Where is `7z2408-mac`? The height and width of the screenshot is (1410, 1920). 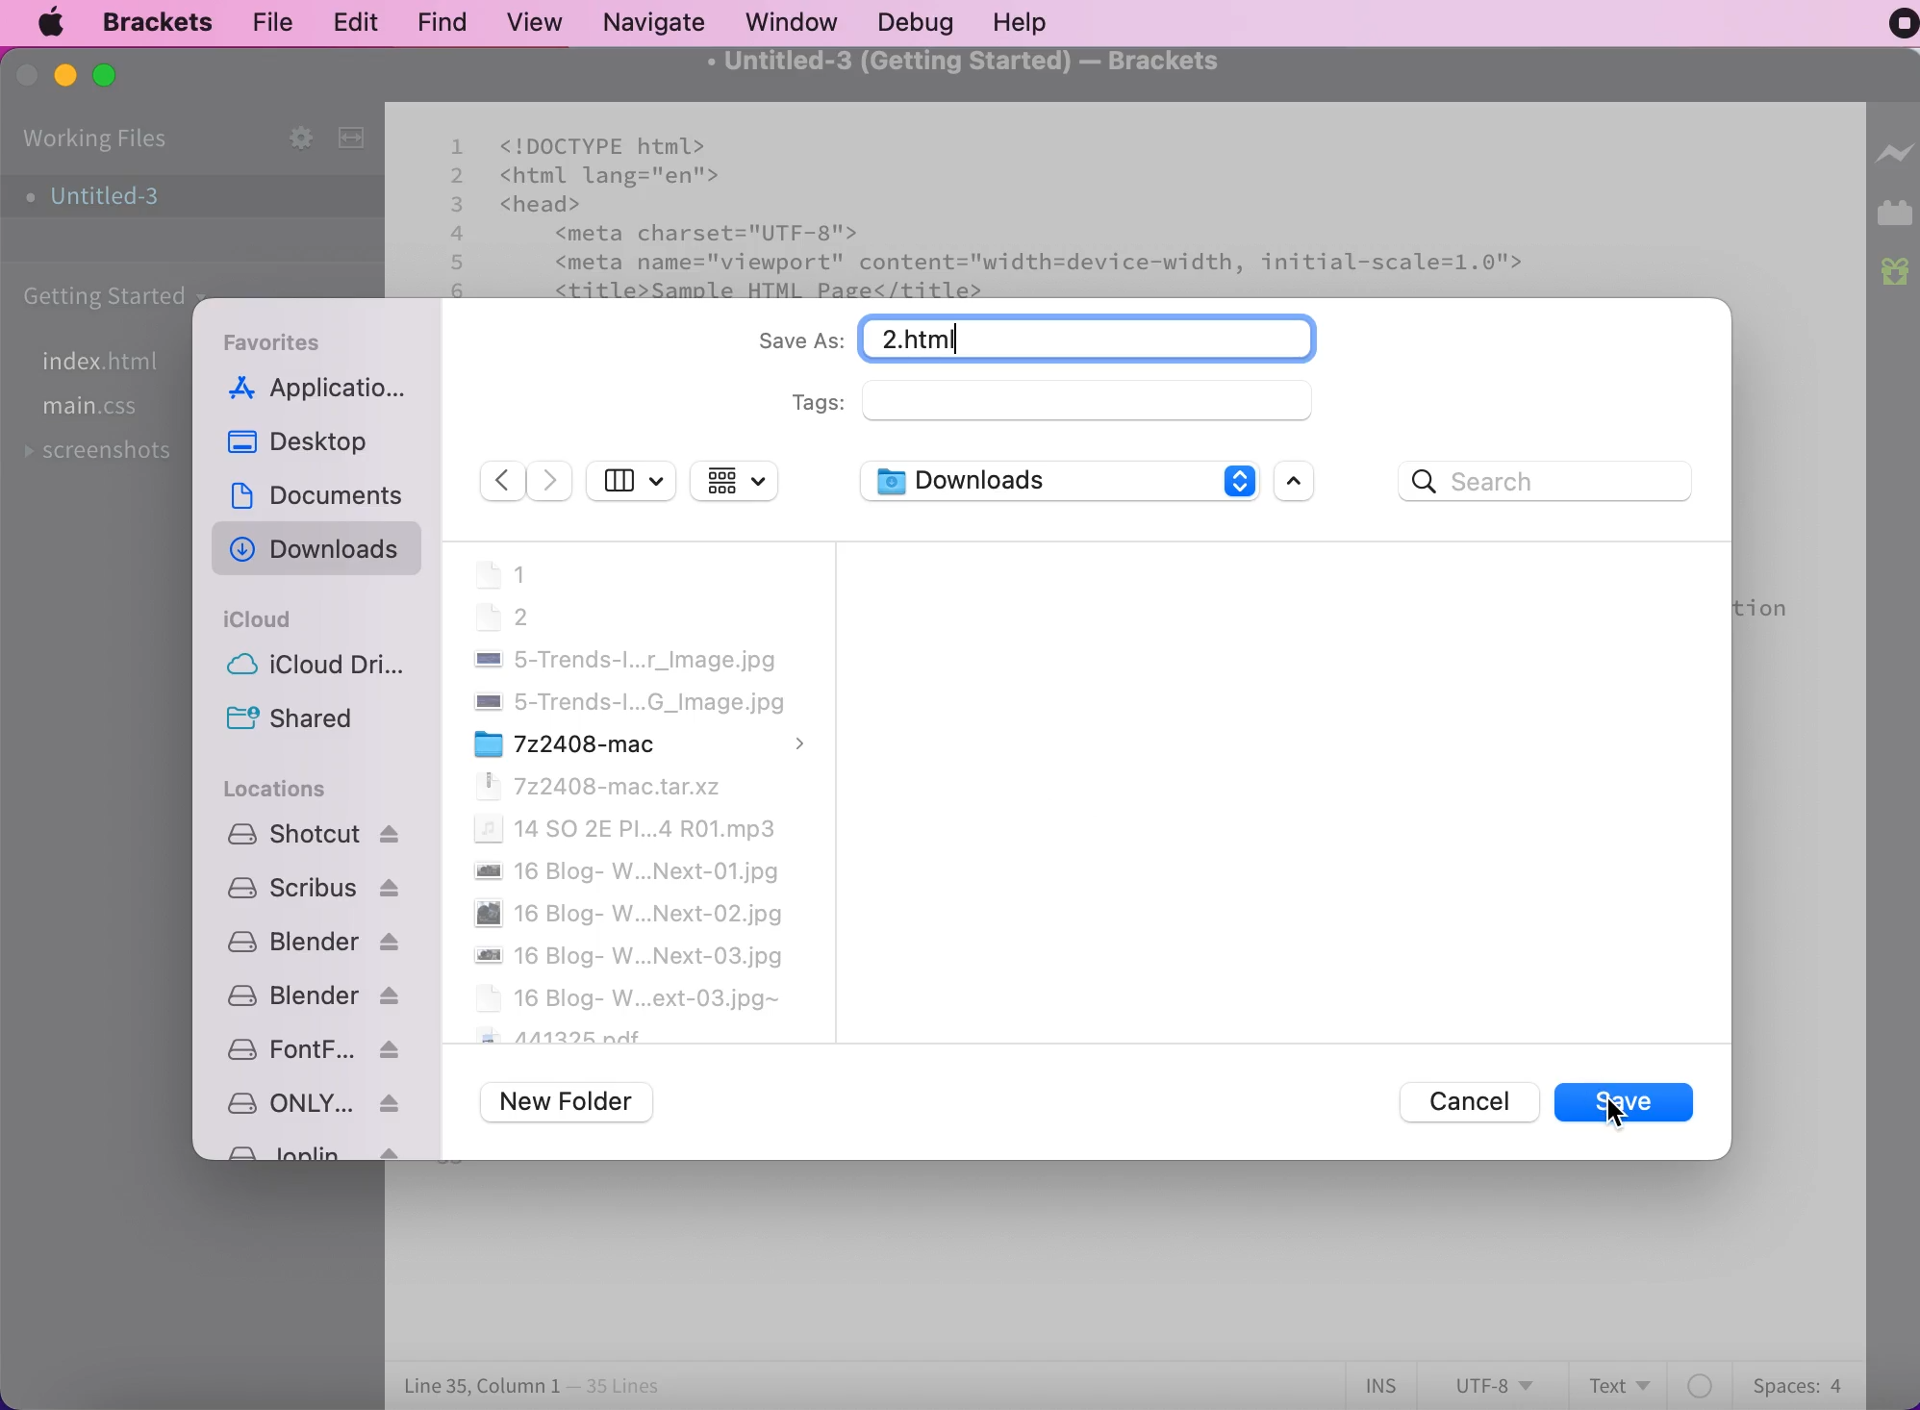 7z2408-mac is located at coordinates (640, 743).